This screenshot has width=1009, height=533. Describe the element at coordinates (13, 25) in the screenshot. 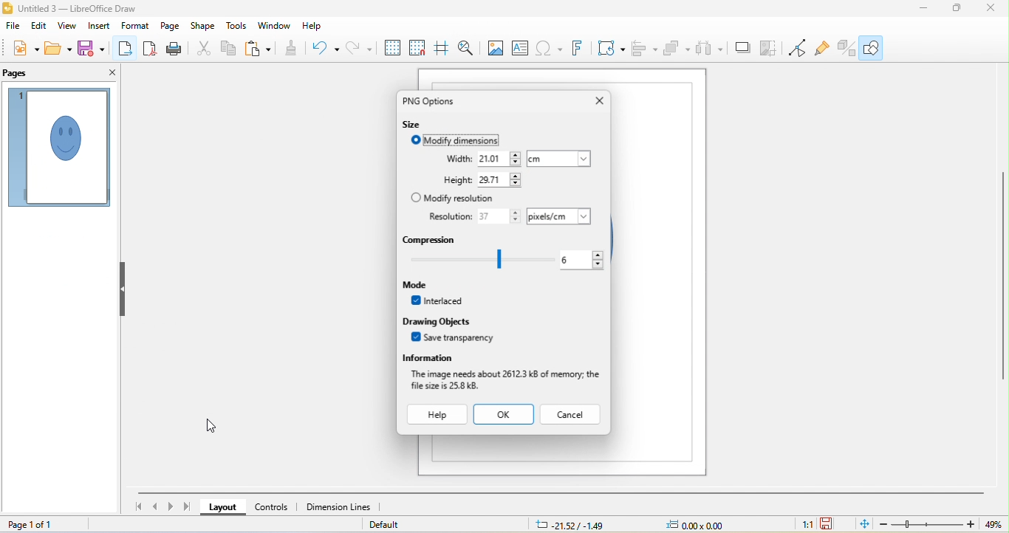

I see `file` at that location.